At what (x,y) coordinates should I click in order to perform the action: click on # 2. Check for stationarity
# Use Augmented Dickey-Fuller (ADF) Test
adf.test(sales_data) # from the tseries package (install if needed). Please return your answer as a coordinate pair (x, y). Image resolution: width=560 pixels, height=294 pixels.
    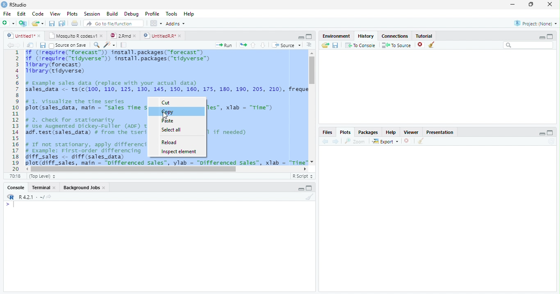
    Looking at the image, I should click on (85, 127).